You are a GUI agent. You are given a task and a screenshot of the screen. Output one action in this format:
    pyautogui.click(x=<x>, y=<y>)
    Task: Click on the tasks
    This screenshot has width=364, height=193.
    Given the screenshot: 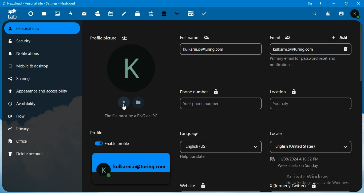 What is the action you would take?
    pyautogui.click(x=204, y=14)
    